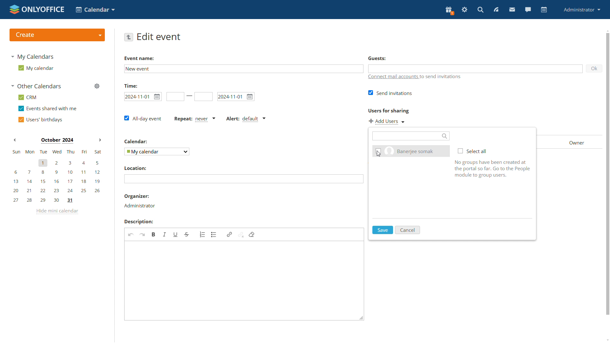  Describe the element at coordinates (387, 121) in the screenshot. I see `add users` at that location.